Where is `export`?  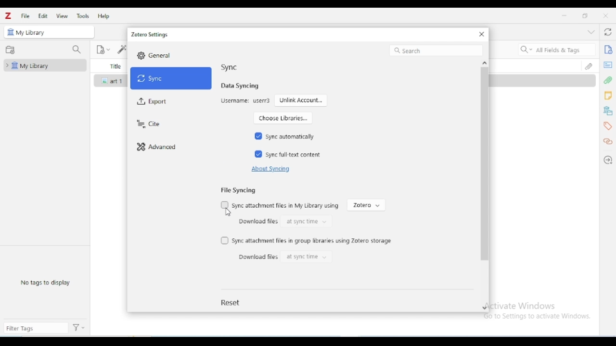 export is located at coordinates (153, 102).